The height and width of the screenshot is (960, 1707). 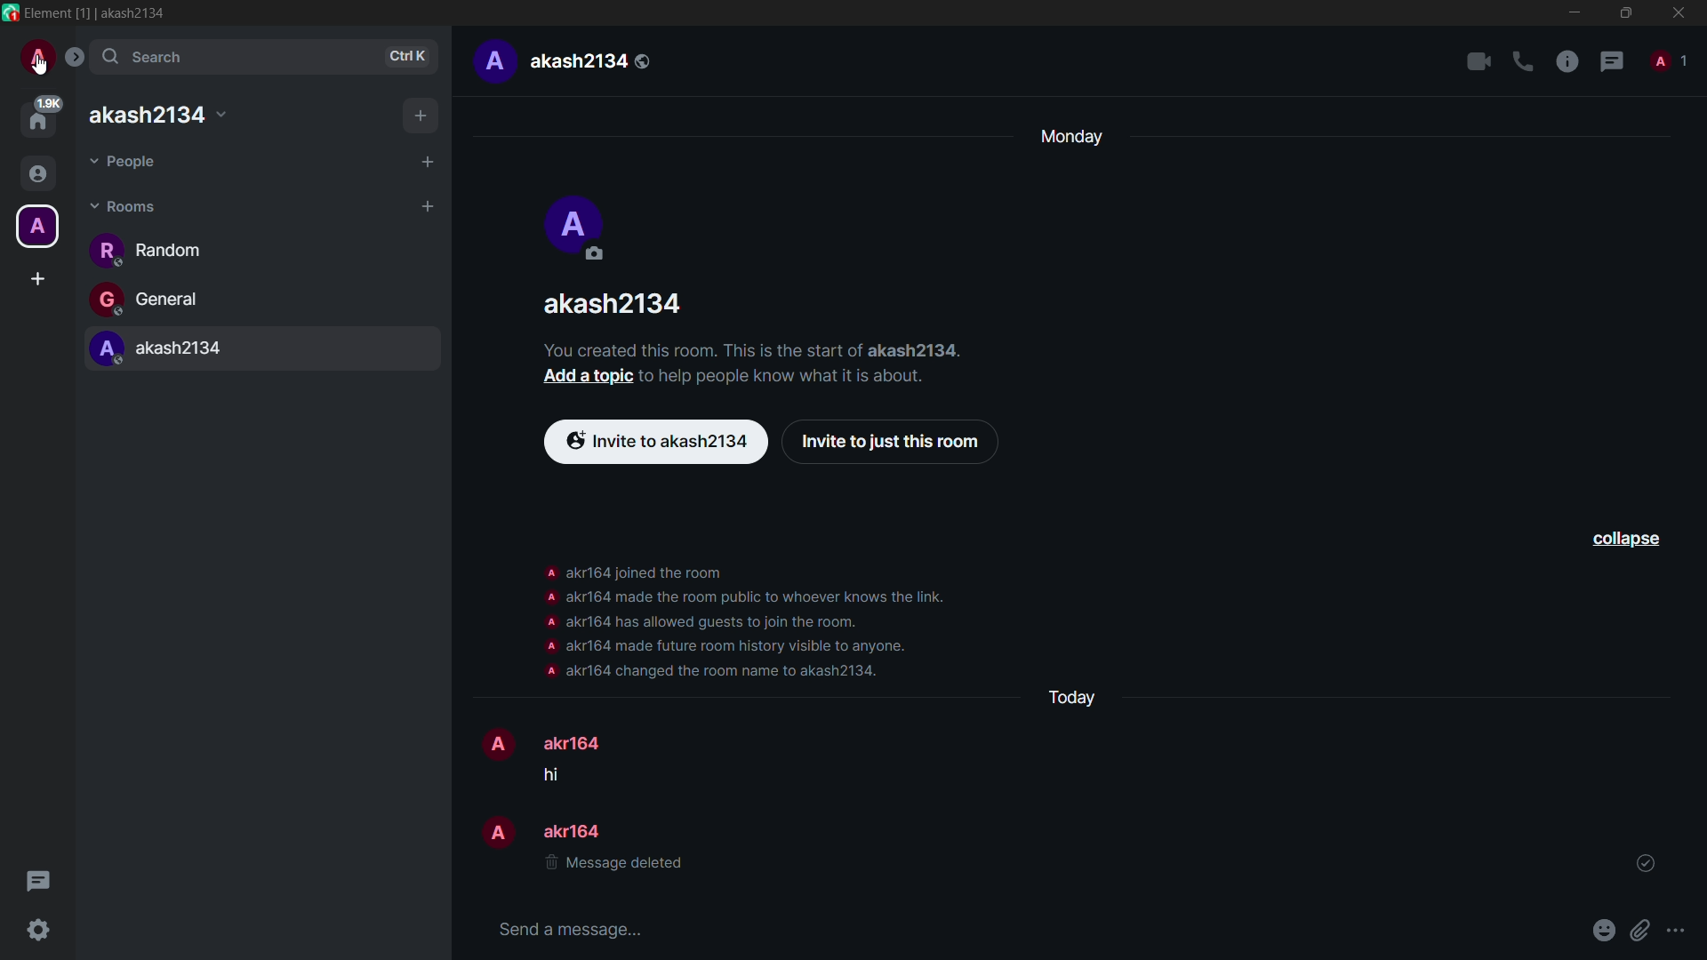 What do you see at coordinates (421, 116) in the screenshot?
I see `add` at bounding box center [421, 116].